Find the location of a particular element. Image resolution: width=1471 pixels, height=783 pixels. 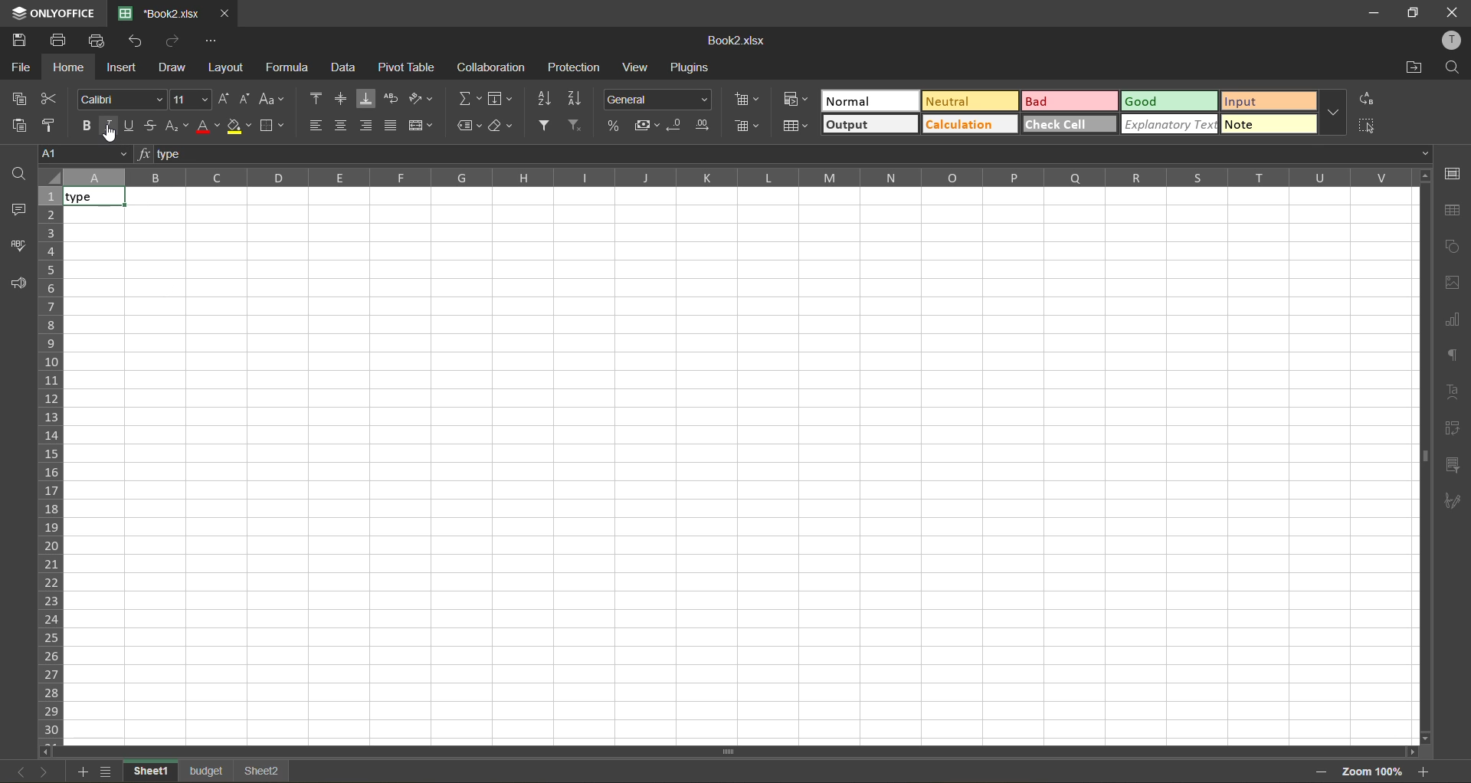

fields is located at coordinates (500, 101).